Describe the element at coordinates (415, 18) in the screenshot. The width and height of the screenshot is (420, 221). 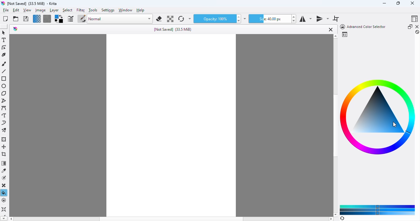
I see `choose workspace` at that location.